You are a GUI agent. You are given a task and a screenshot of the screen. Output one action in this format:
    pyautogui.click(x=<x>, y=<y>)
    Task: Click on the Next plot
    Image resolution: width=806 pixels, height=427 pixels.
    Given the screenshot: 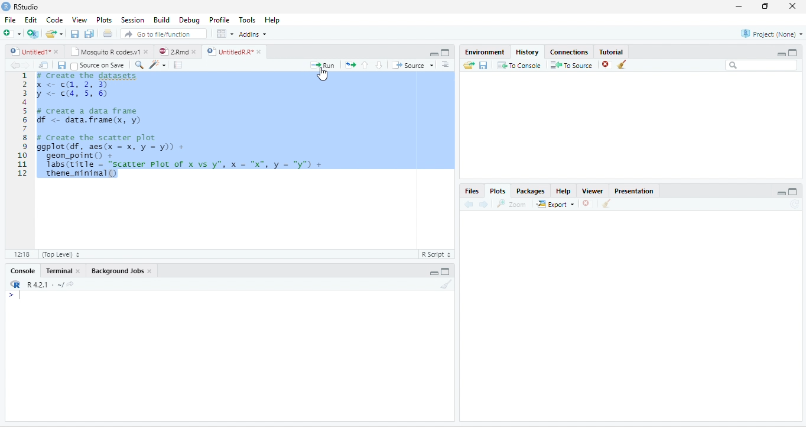 What is the action you would take?
    pyautogui.click(x=483, y=204)
    